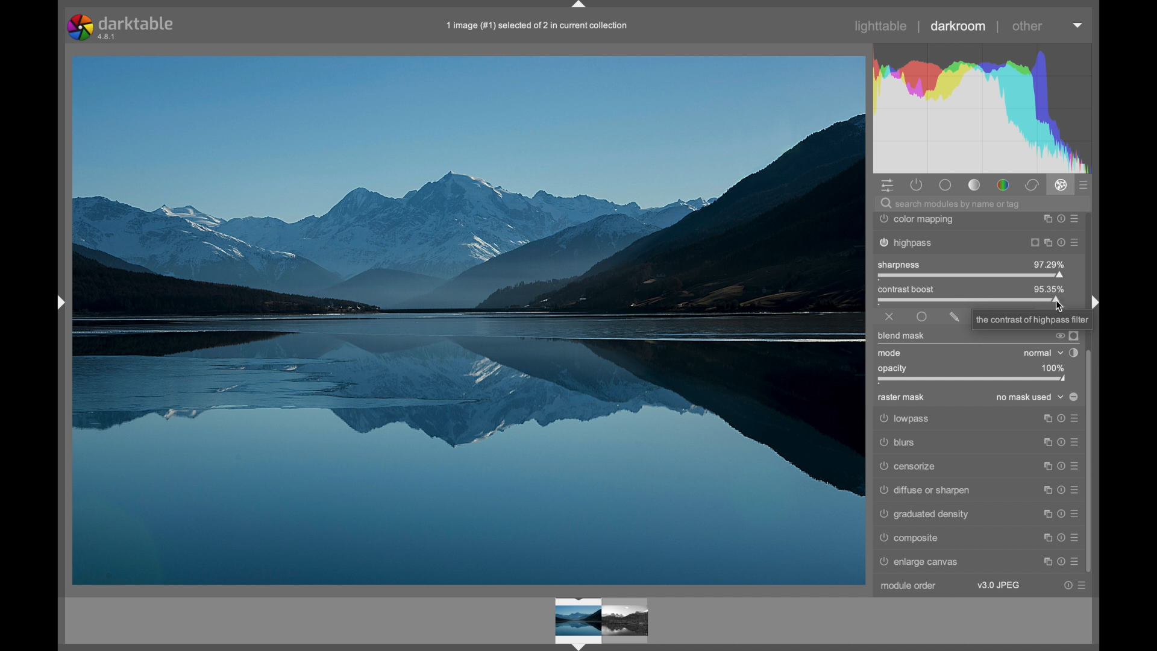  Describe the element at coordinates (977, 467) in the screenshot. I see `censorize` at that location.